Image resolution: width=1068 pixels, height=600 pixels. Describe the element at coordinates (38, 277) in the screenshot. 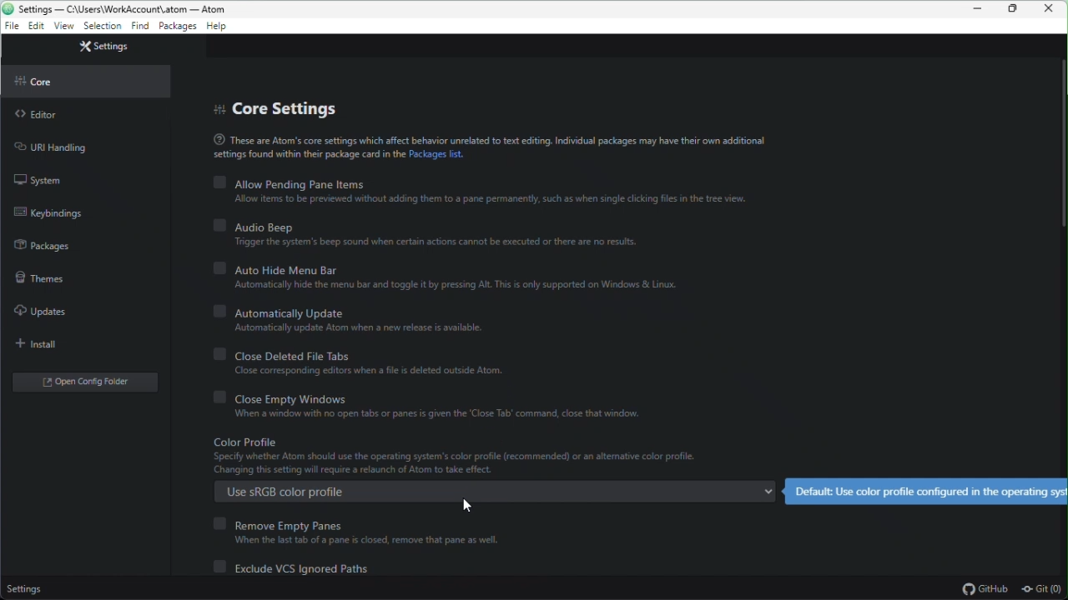

I see `Themes` at that location.